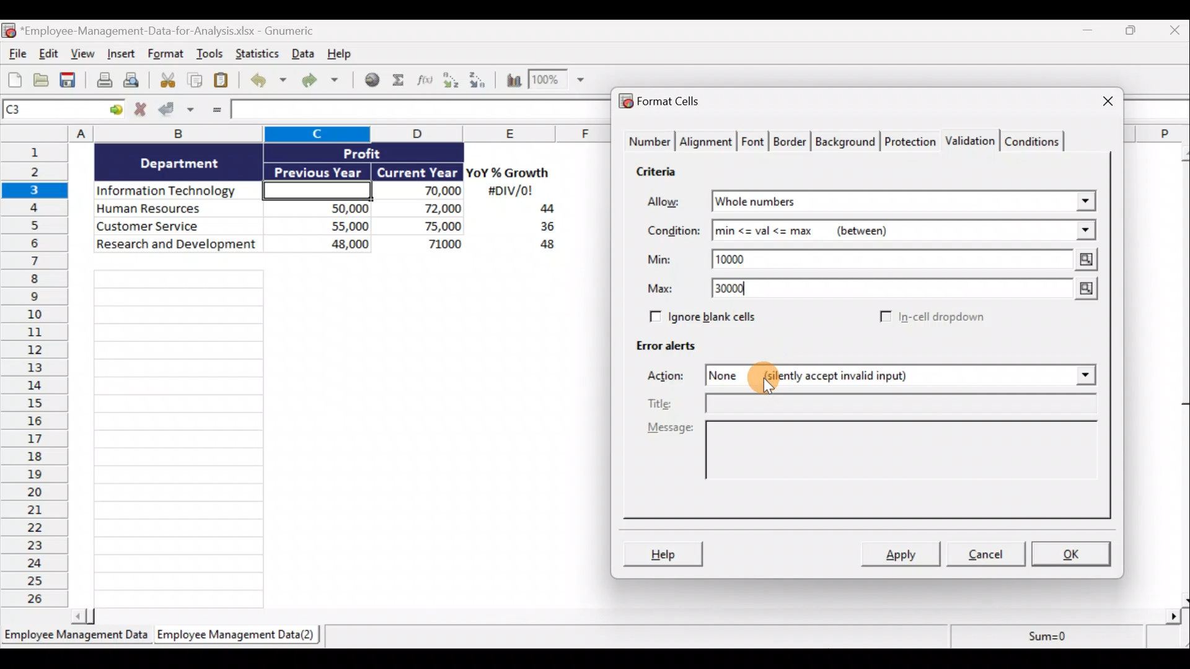 This screenshot has width=1190, height=669. What do you see at coordinates (451, 80) in the screenshot?
I see `Sort ascending` at bounding box center [451, 80].